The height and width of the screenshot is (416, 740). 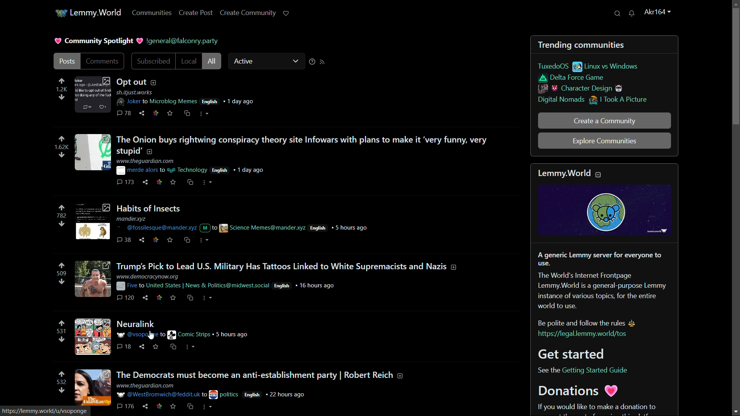 I want to click on sorting help, so click(x=312, y=62).